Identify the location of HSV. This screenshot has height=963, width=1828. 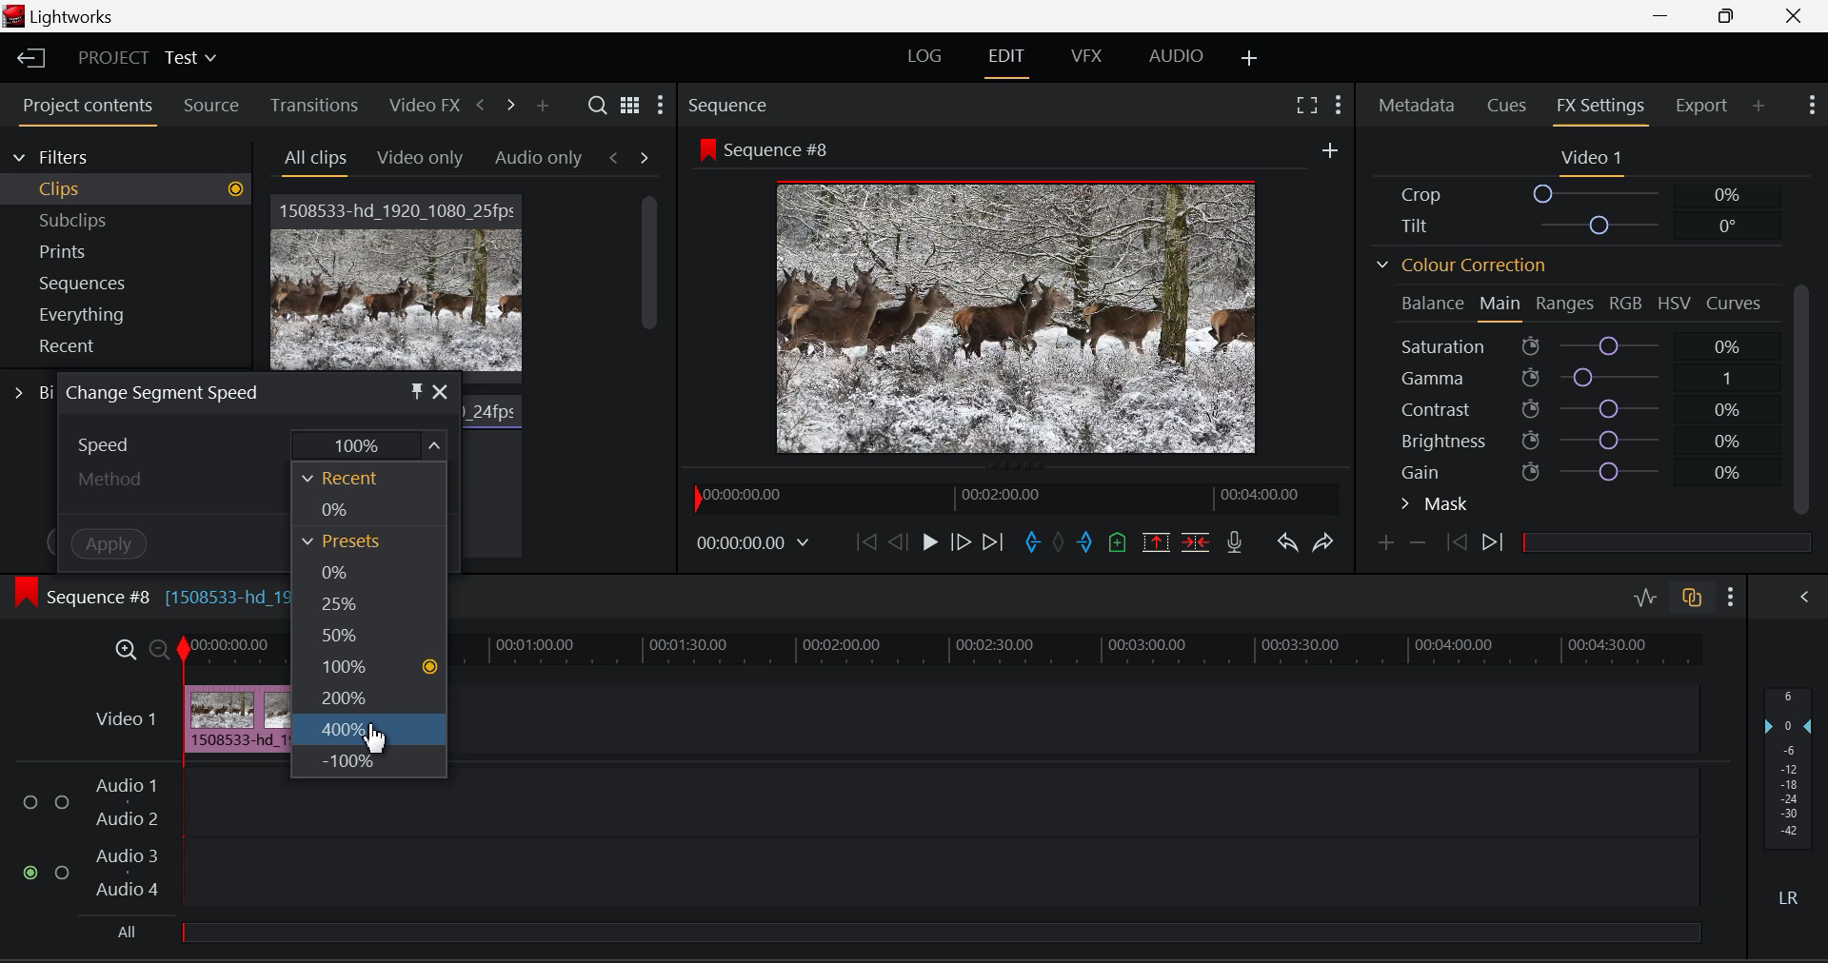
(1675, 305).